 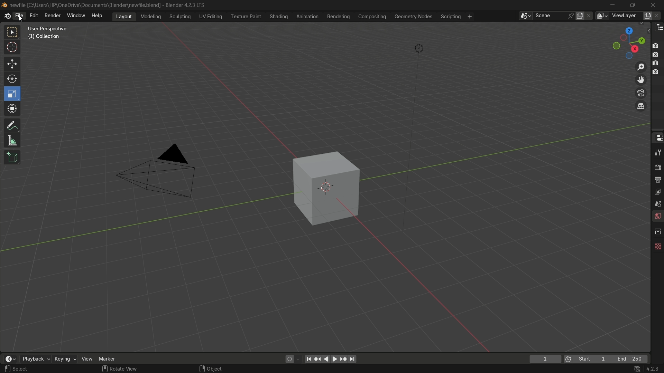 I want to click on world, so click(x=657, y=217).